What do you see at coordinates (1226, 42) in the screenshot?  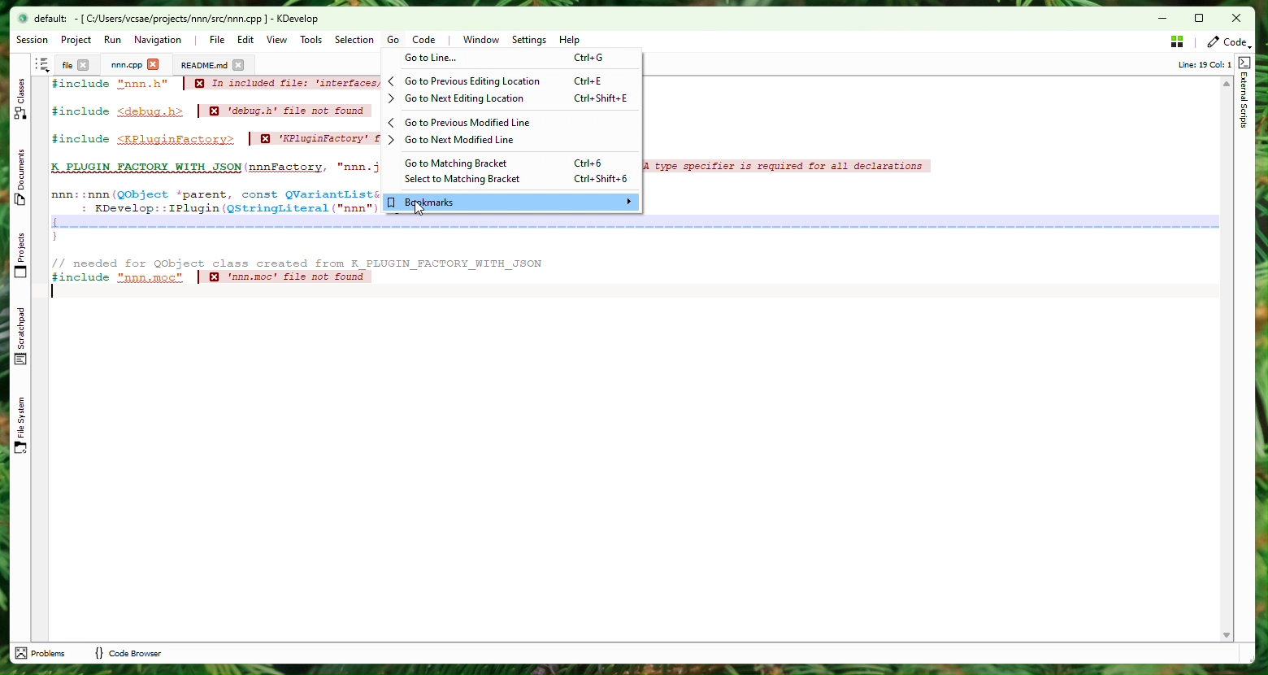 I see `Code` at bounding box center [1226, 42].